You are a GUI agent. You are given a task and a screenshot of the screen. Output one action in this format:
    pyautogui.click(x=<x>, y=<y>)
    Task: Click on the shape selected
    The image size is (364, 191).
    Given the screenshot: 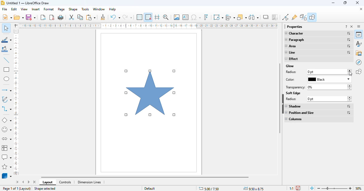 What is the action you would take?
    pyautogui.click(x=45, y=188)
    